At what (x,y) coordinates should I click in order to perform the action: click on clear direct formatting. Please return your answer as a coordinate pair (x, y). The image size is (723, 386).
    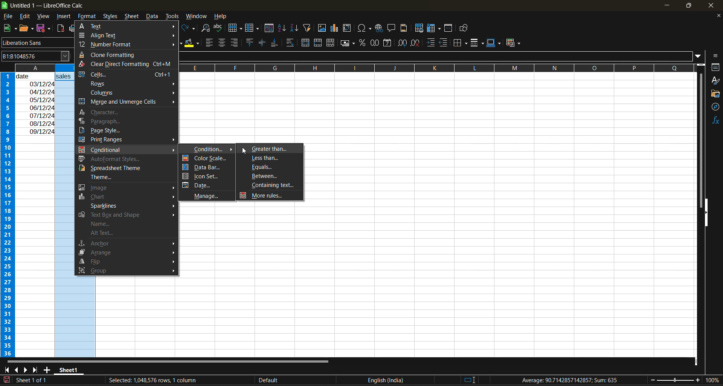
    Looking at the image, I should click on (125, 65).